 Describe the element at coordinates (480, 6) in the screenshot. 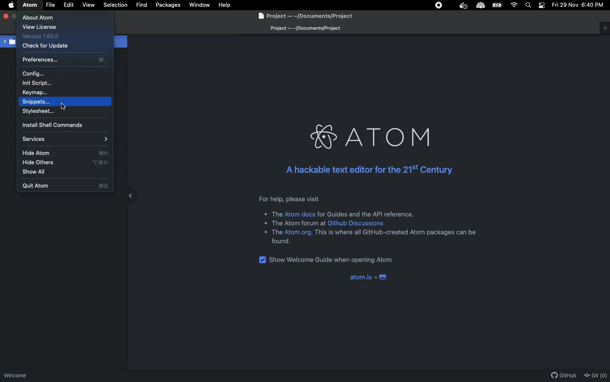

I see `extension` at that location.